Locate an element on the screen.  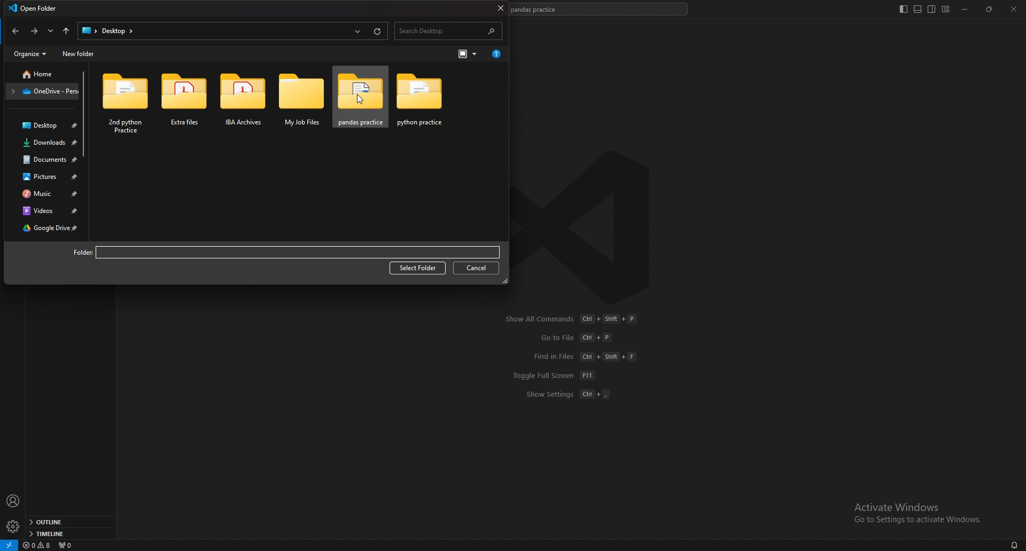
extra files is located at coordinates (177, 105).